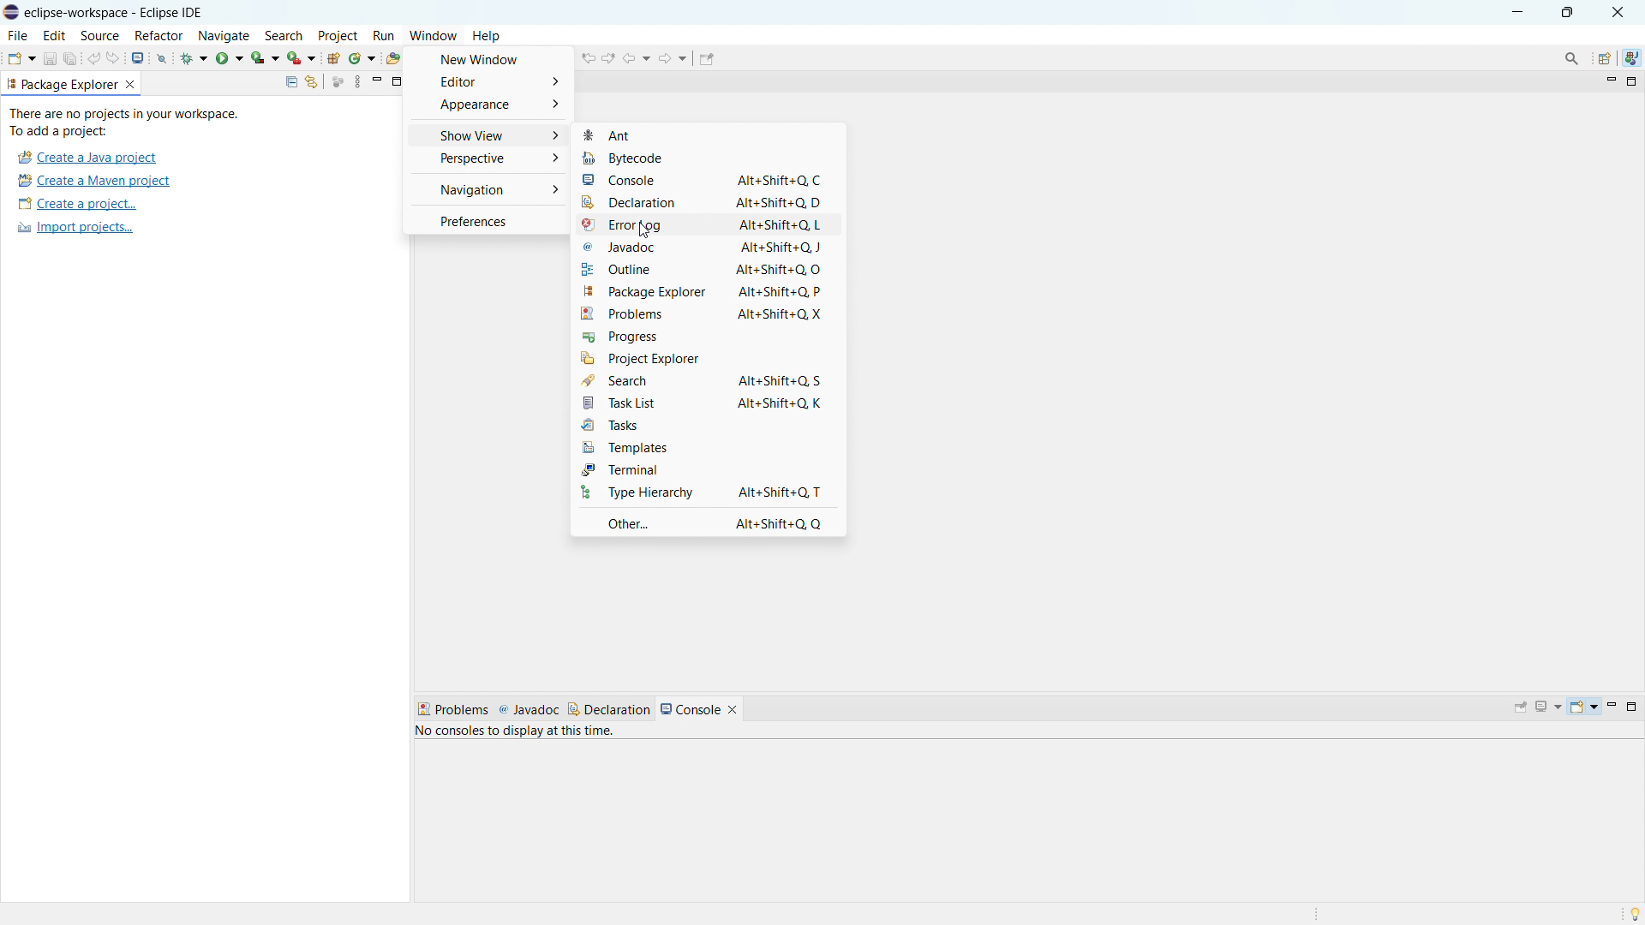  Describe the element at coordinates (697, 380) in the screenshot. I see `Search   Alt+Shift+Q, S` at that location.